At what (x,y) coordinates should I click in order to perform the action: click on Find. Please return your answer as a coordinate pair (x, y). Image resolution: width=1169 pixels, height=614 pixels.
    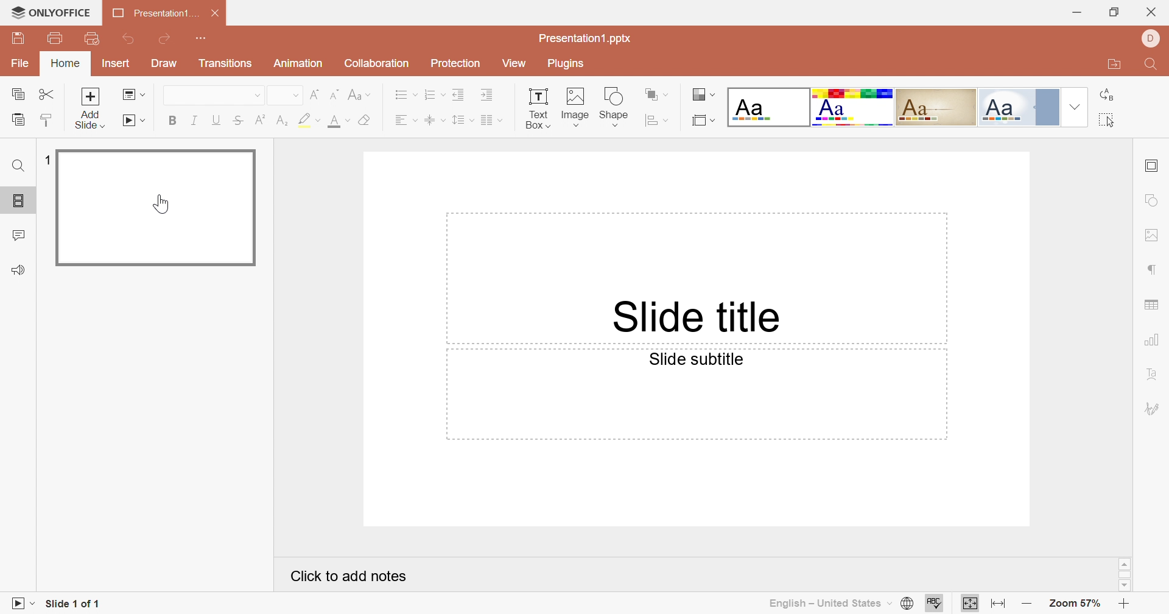
    Looking at the image, I should click on (1150, 63).